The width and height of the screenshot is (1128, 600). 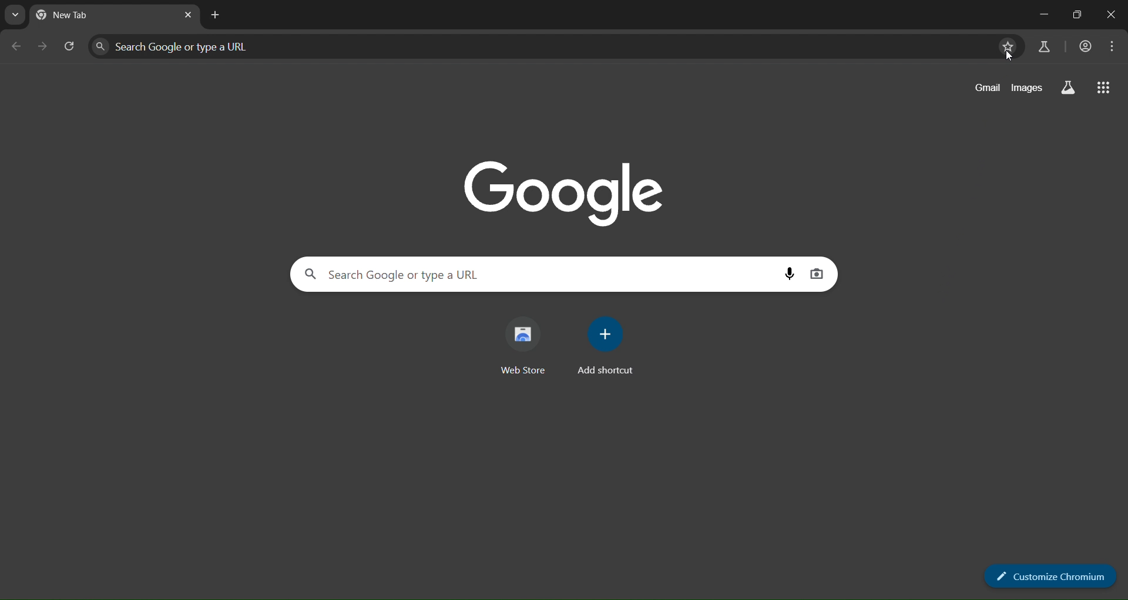 What do you see at coordinates (1027, 88) in the screenshot?
I see `images` at bounding box center [1027, 88].